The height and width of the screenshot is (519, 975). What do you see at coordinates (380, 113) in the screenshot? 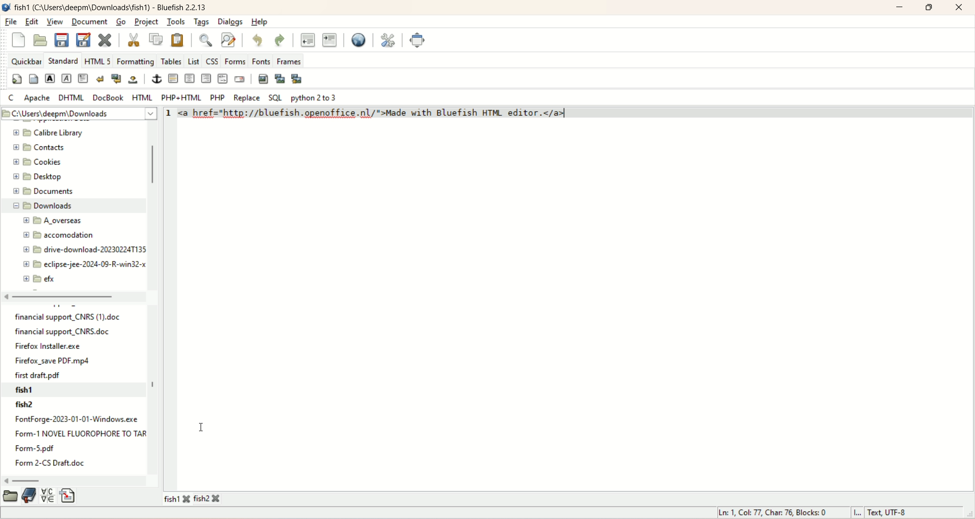
I see `code` at bounding box center [380, 113].